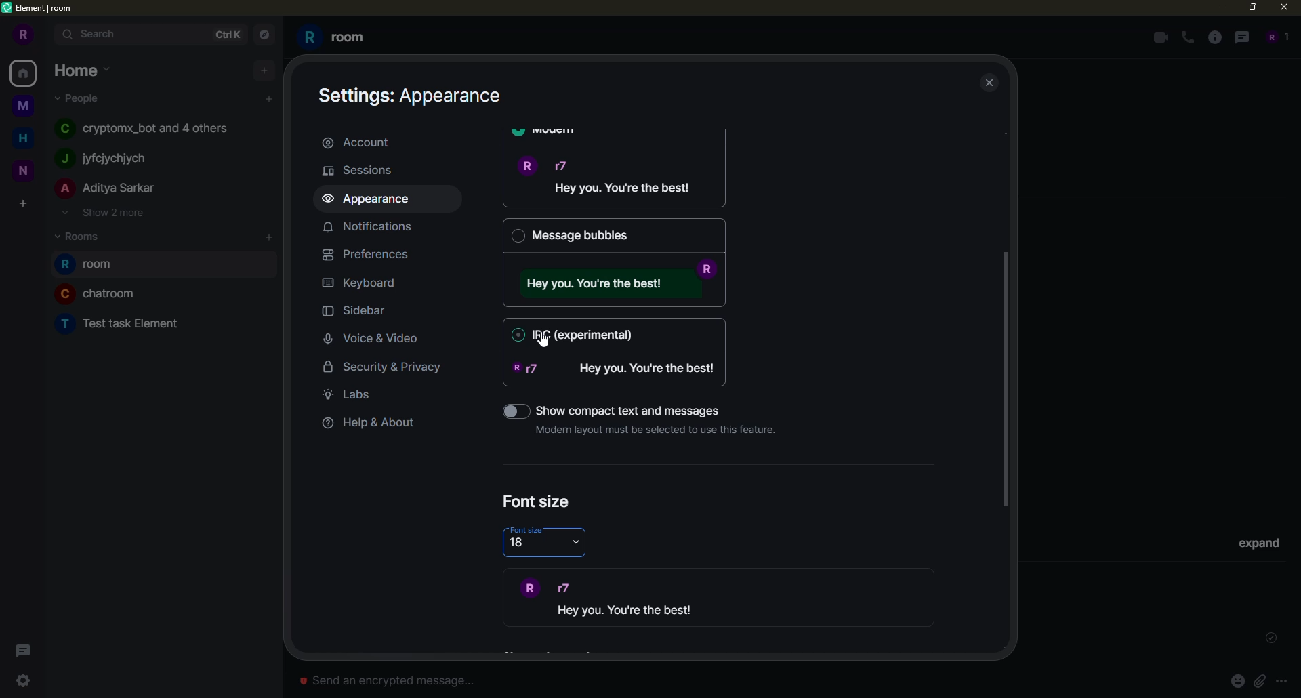 Image resolution: width=1301 pixels, height=698 pixels. What do you see at coordinates (1254, 8) in the screenshot?
I see `maximize` at bounding box center [1254, 8].